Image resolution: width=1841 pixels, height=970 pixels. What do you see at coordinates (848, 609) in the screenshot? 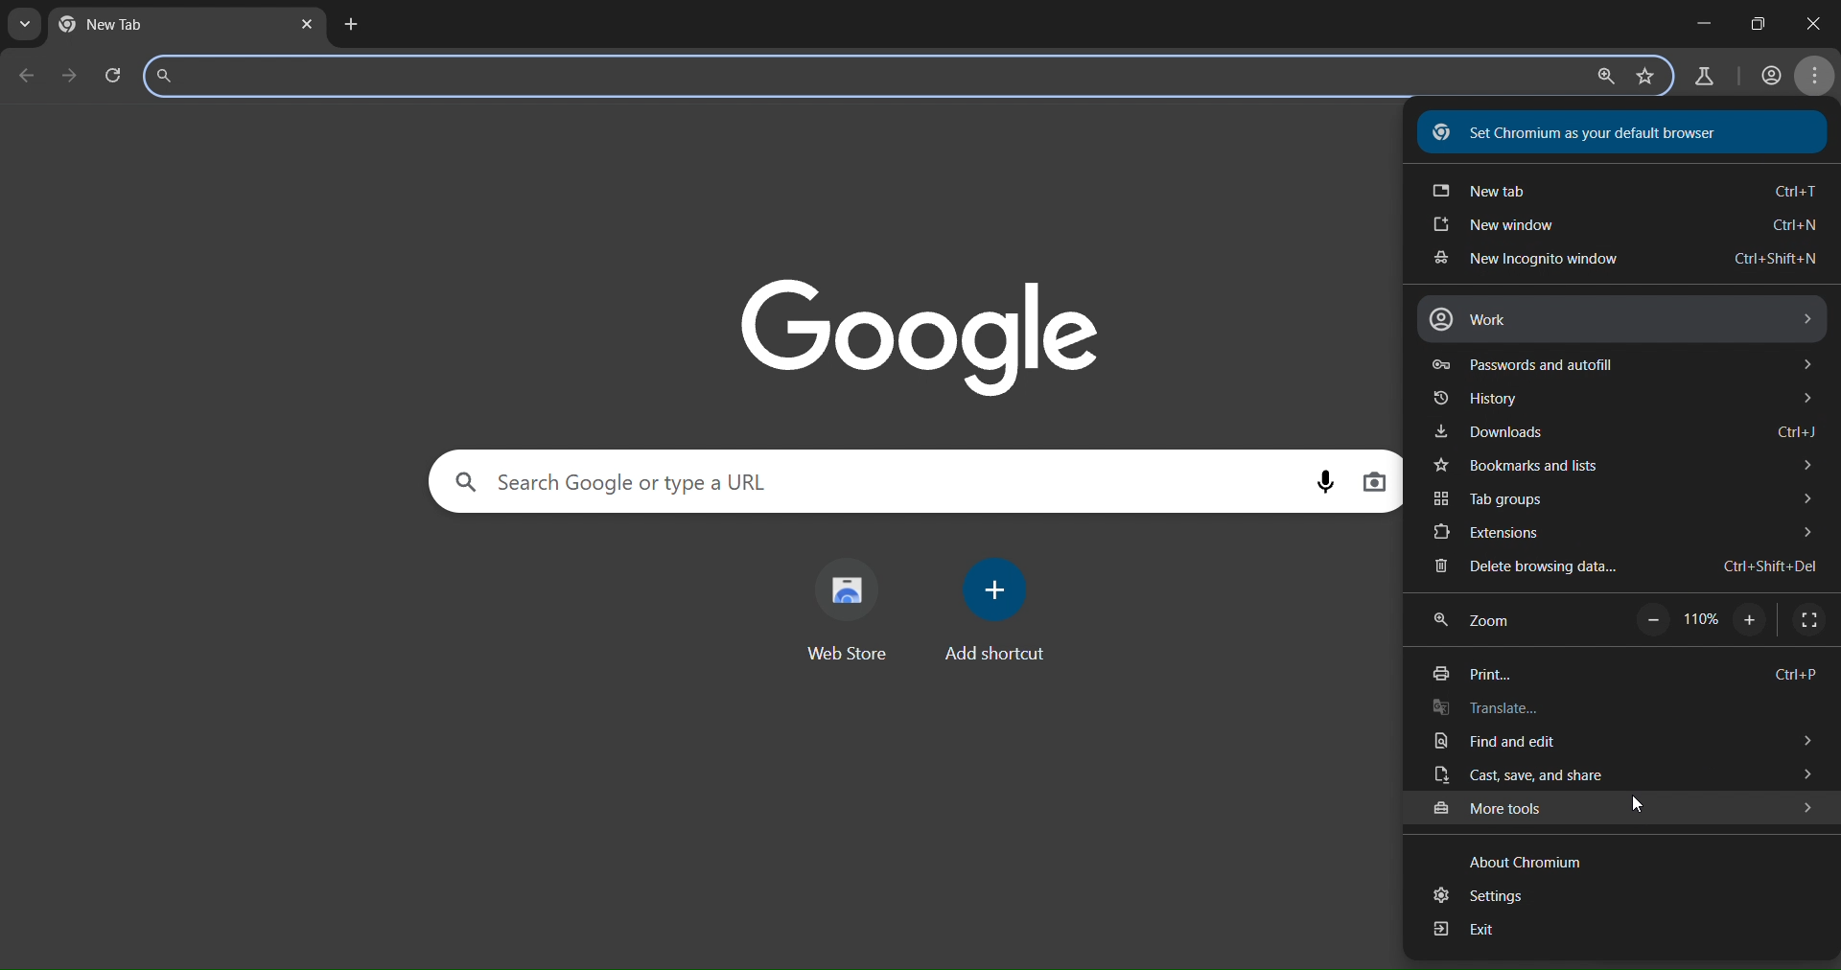
I see `web store` at bounding box center [848, 609].